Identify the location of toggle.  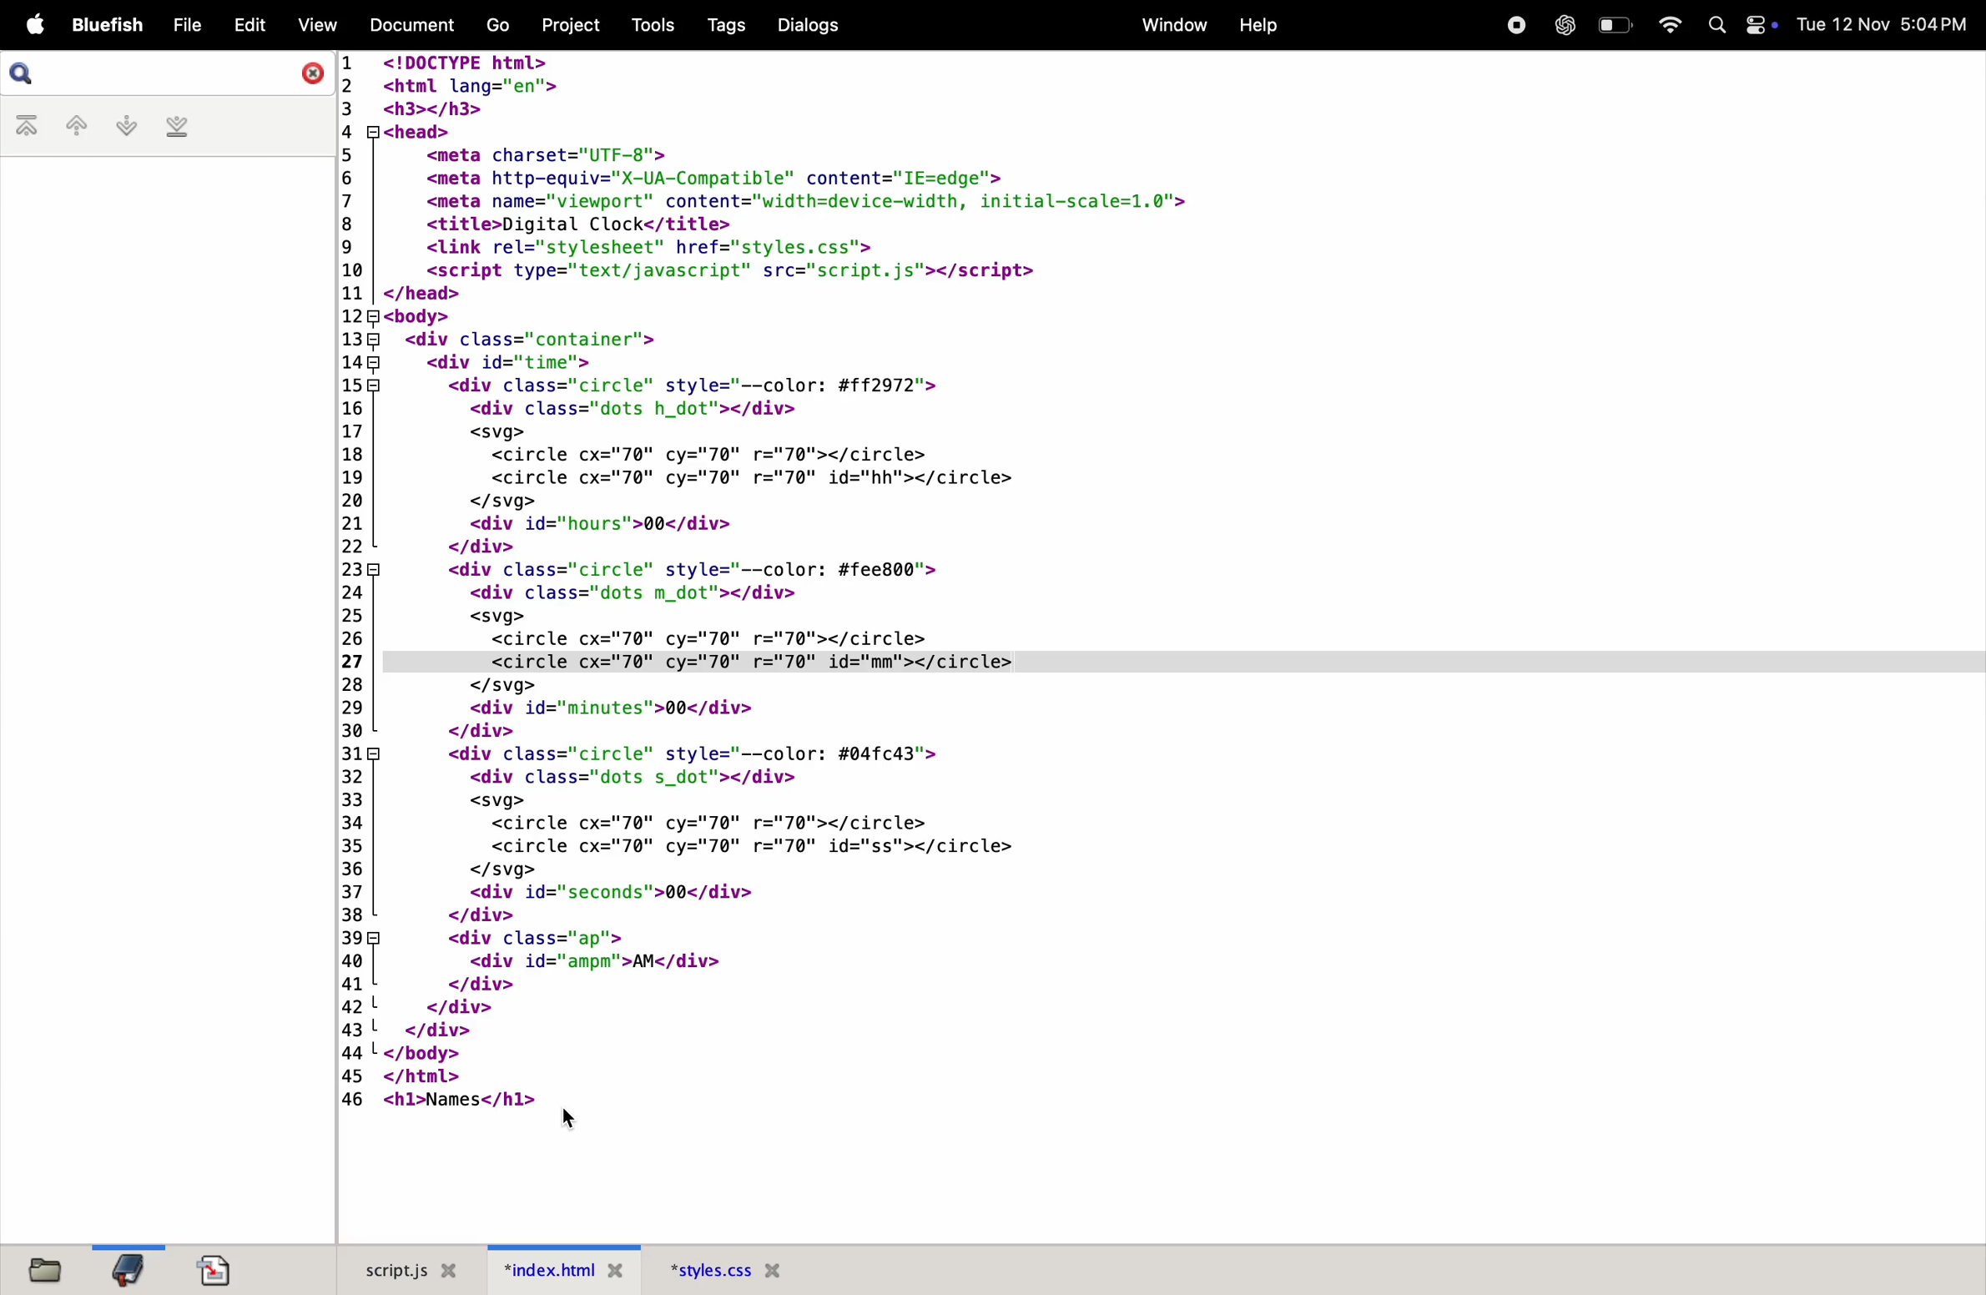
(1761, 24).